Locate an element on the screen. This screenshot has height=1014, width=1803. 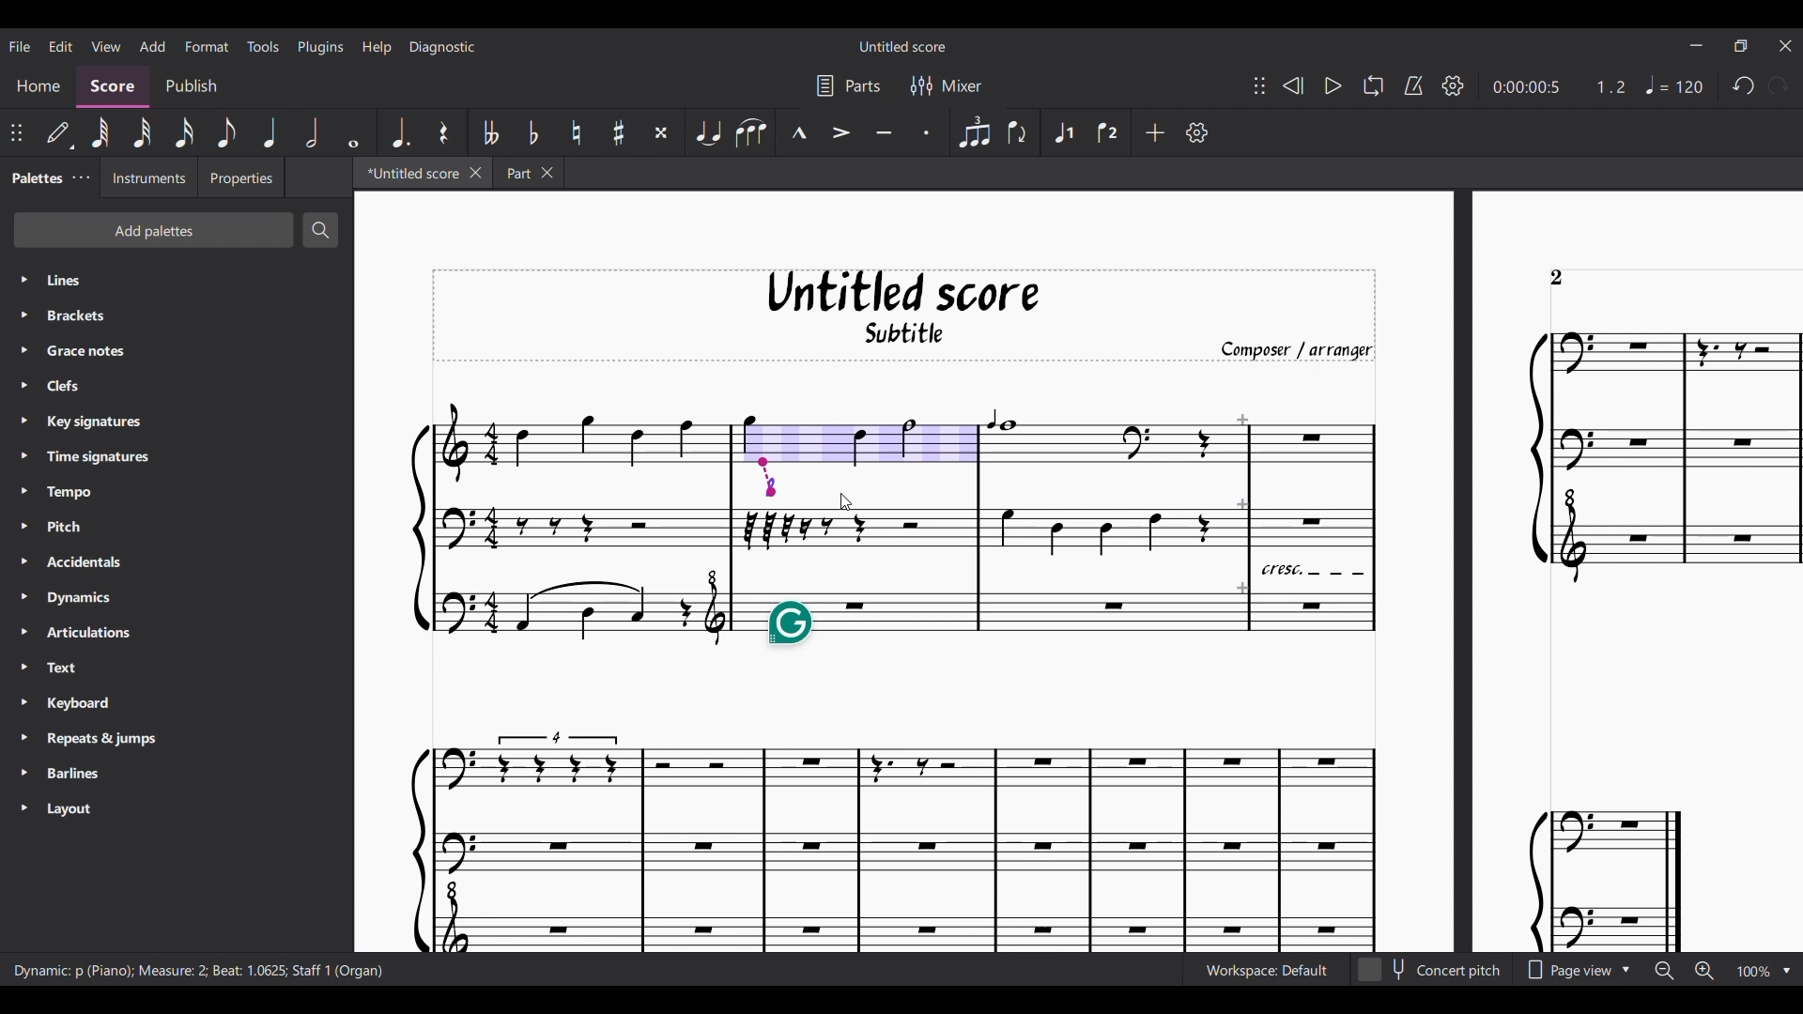
Zoom in is located at coordinates (1704, 971).